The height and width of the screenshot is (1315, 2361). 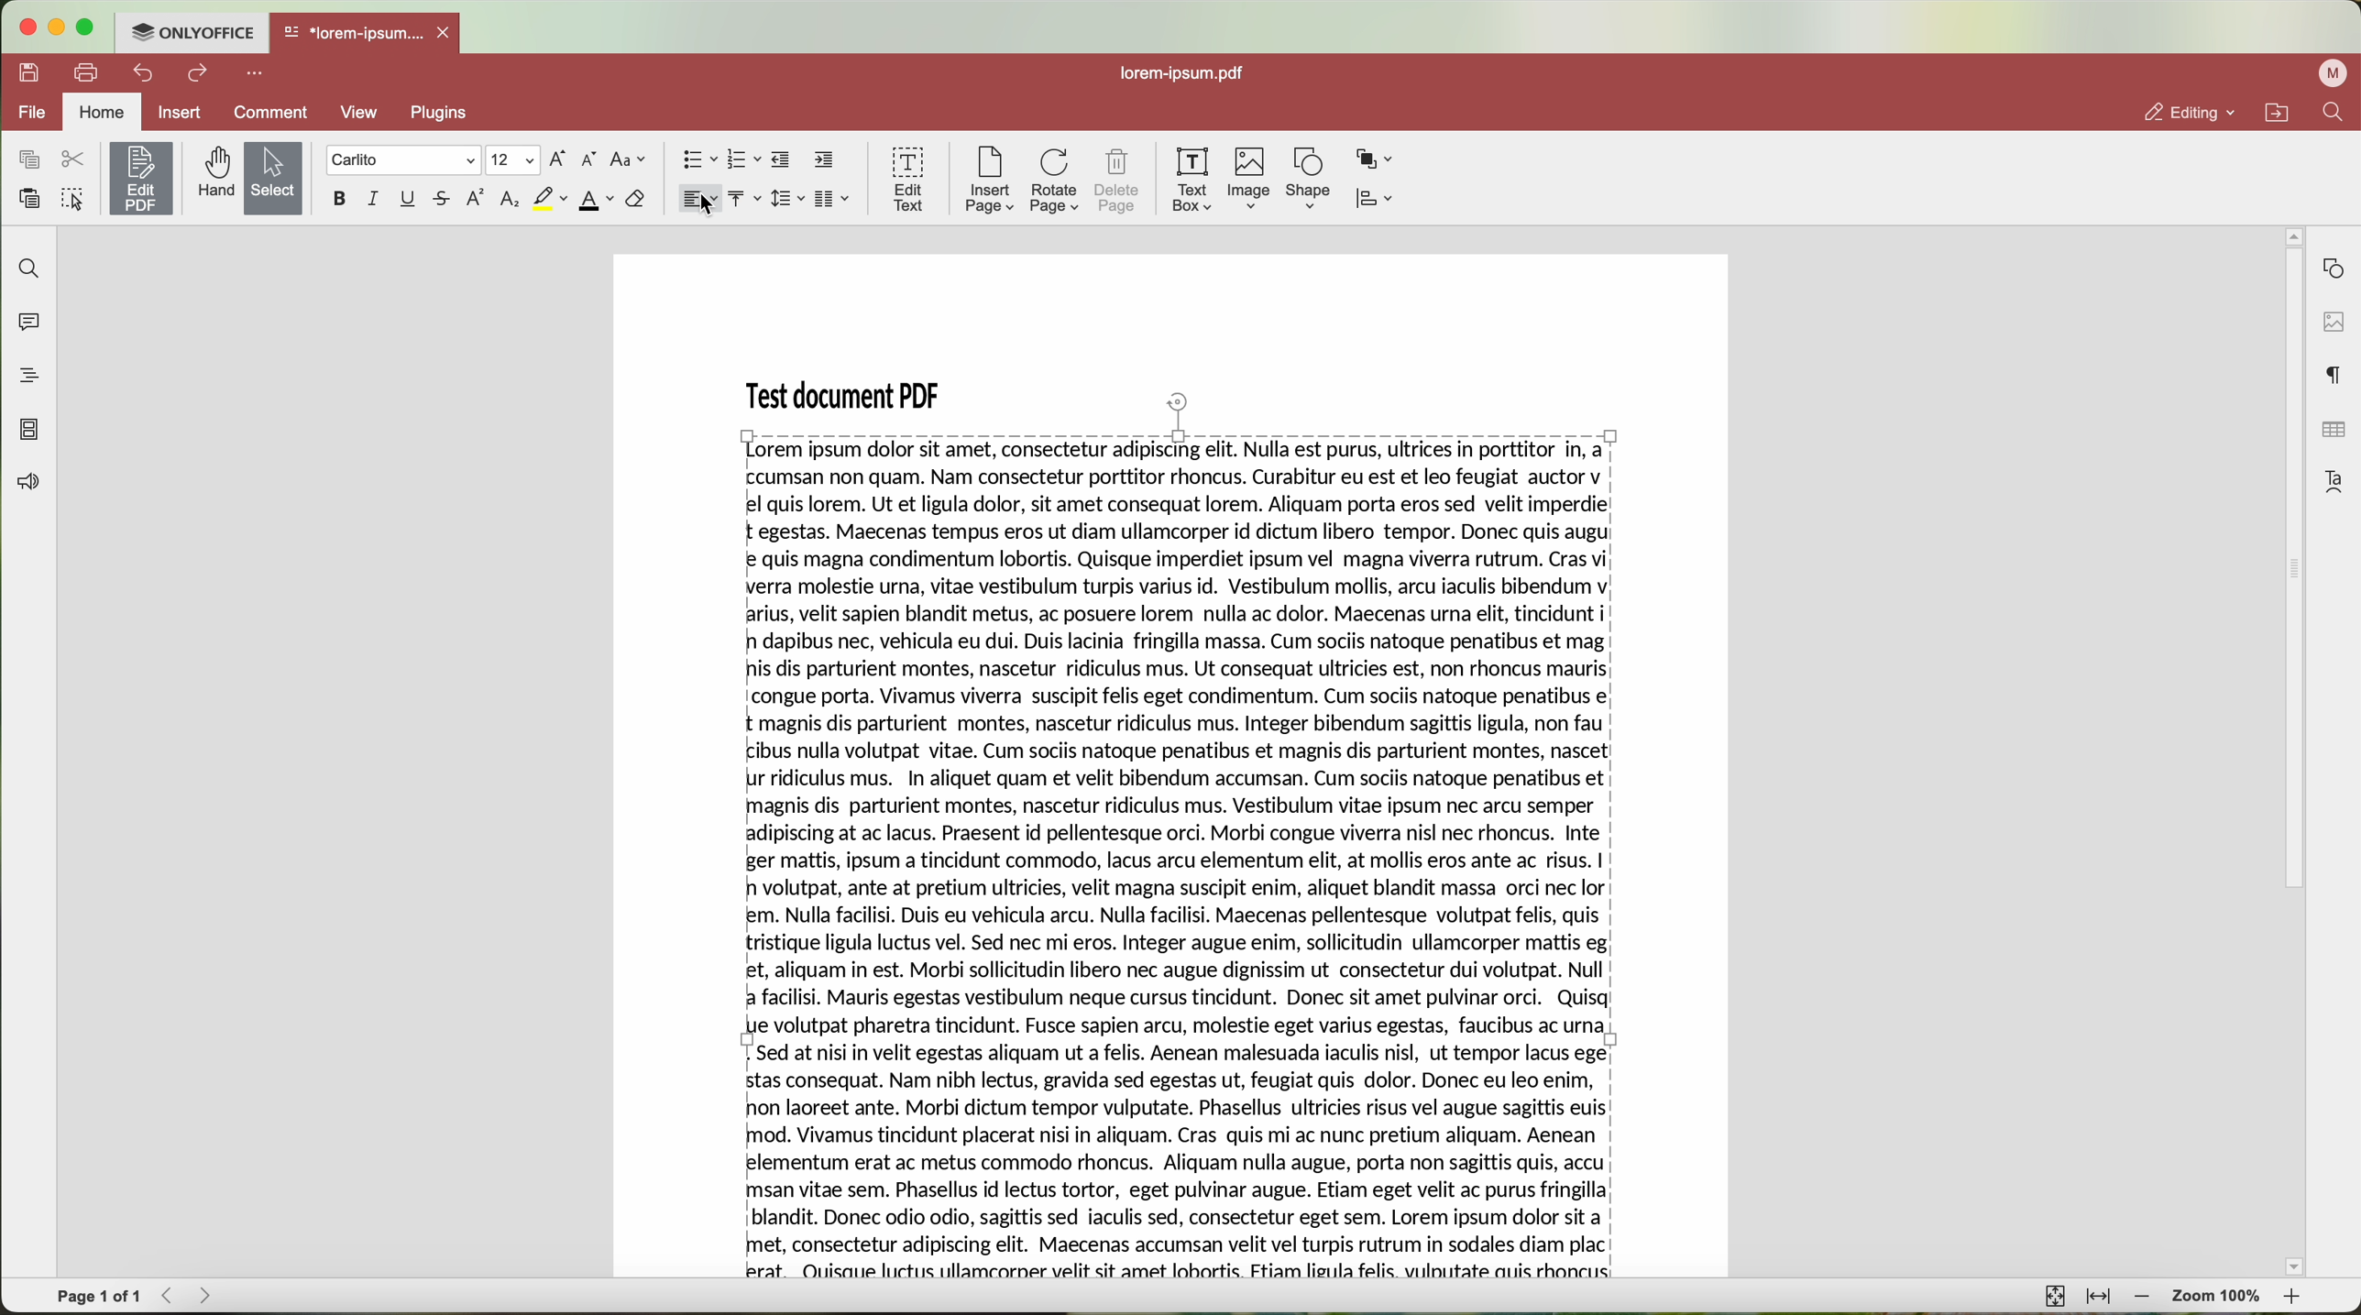 What do you see at coordinates (342, 200) in the screenshot?
I see `bold` at bounding box center [342, 200].